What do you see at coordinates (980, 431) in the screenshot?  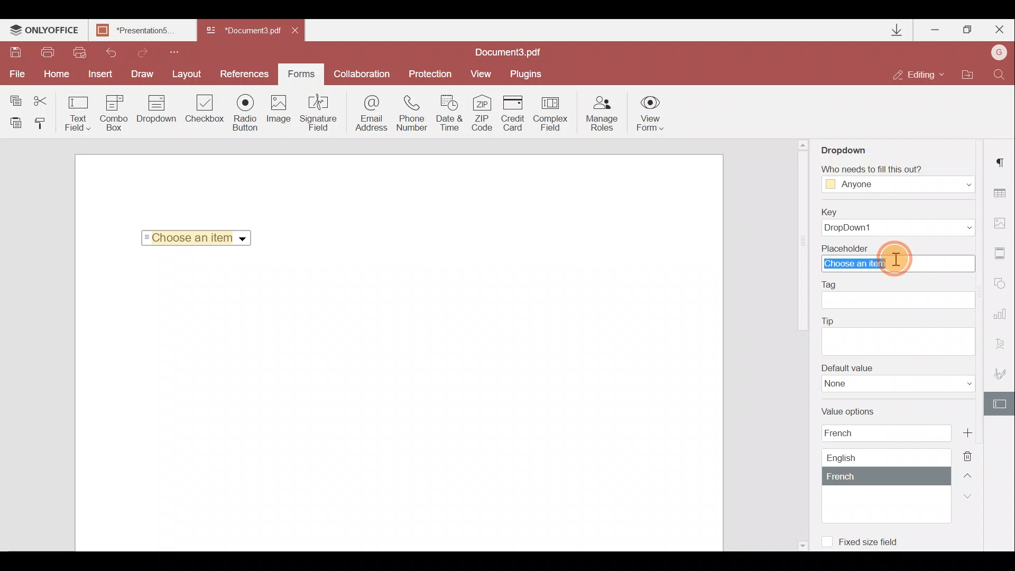 I see `Add new value` at bounding box center [980, 431].